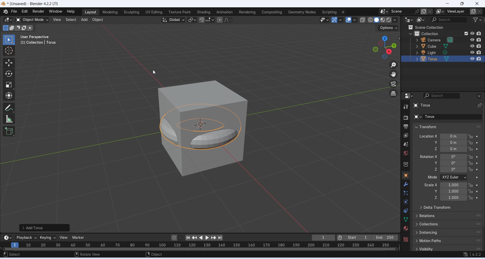 This screenshot has height=259, width=485. I want to click on options, so click(384, 12).